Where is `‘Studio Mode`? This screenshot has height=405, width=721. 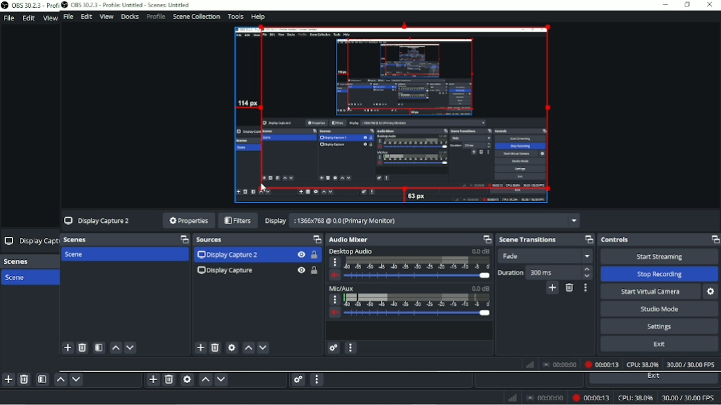 ‘Studio Mode is located at coordinates (658, 308).